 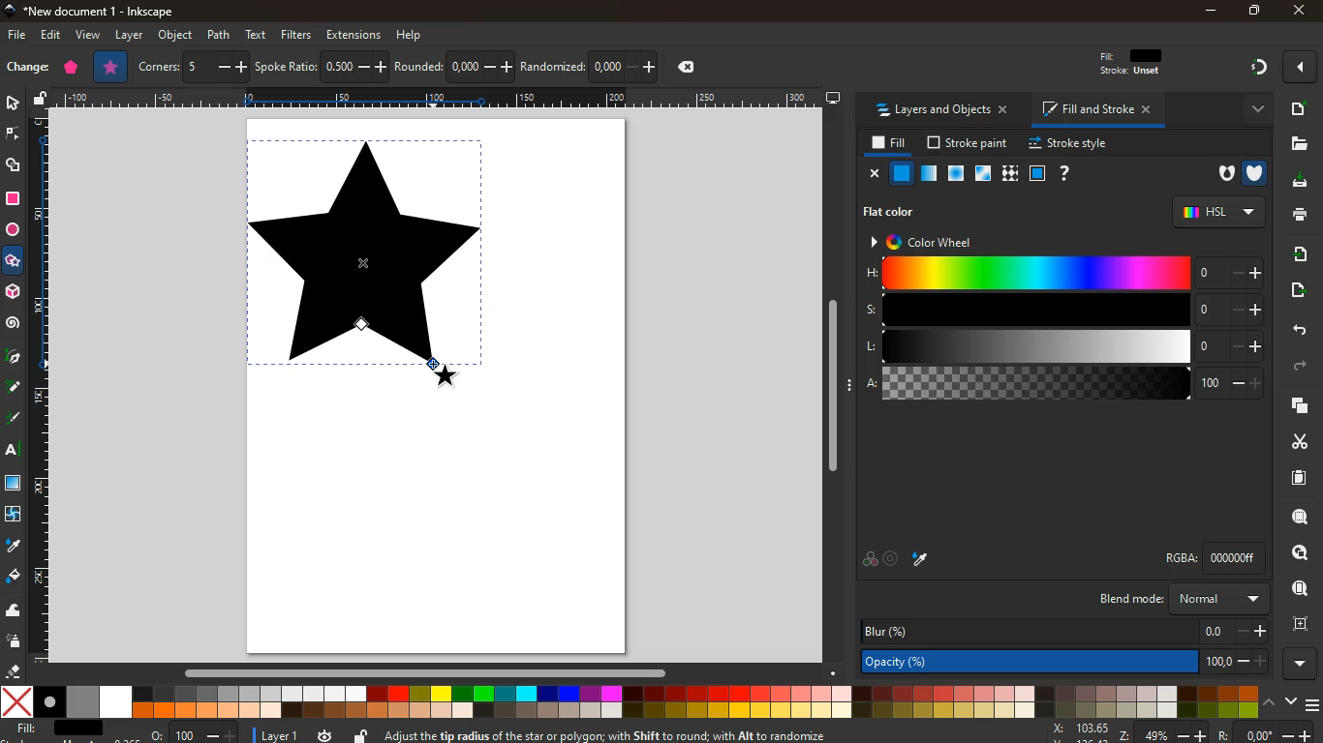 What do you see at coordinates (1249, 110) in the screenshot?
I see `more` at bounding box center [1249, 110].